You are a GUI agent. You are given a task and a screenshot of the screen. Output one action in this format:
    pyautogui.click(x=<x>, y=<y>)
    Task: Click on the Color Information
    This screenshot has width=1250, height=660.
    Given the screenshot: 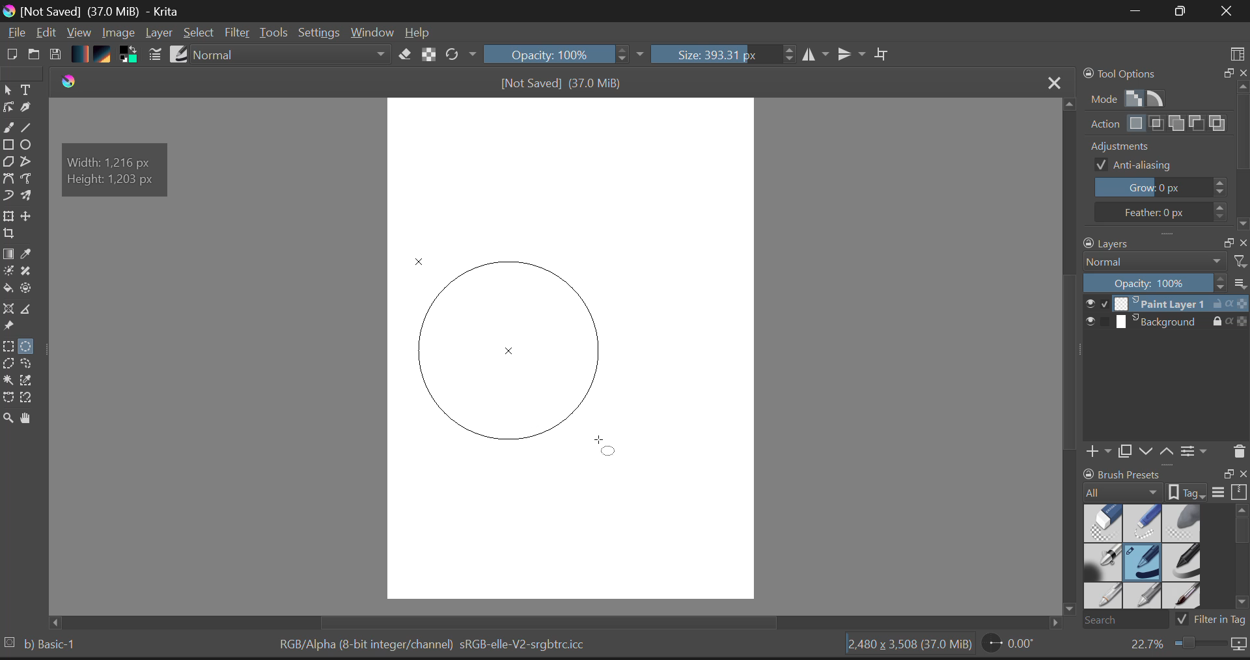 What is the action you would take?
    pyautogui.click(x=436, y=646)
    